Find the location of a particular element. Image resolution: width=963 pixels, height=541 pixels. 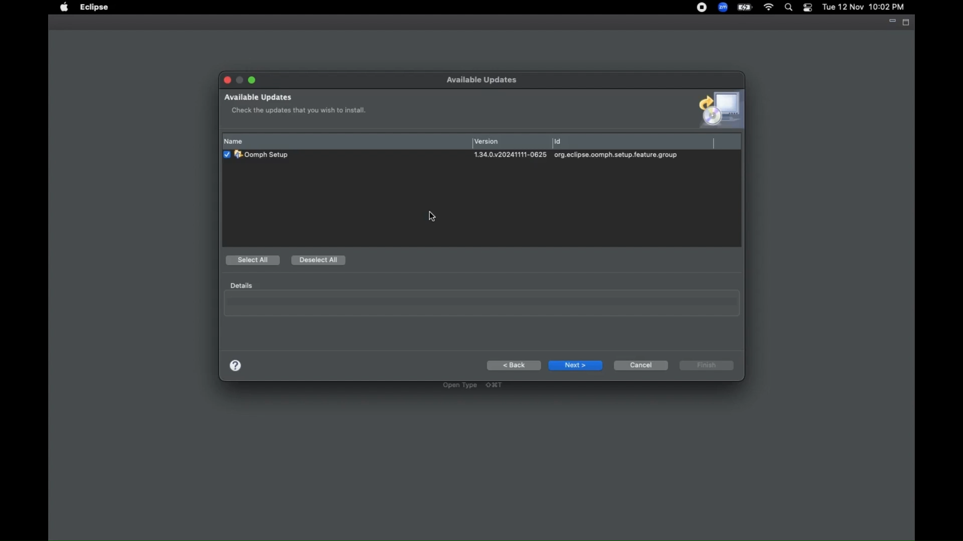

minimize is located at coordinates (890, 22).